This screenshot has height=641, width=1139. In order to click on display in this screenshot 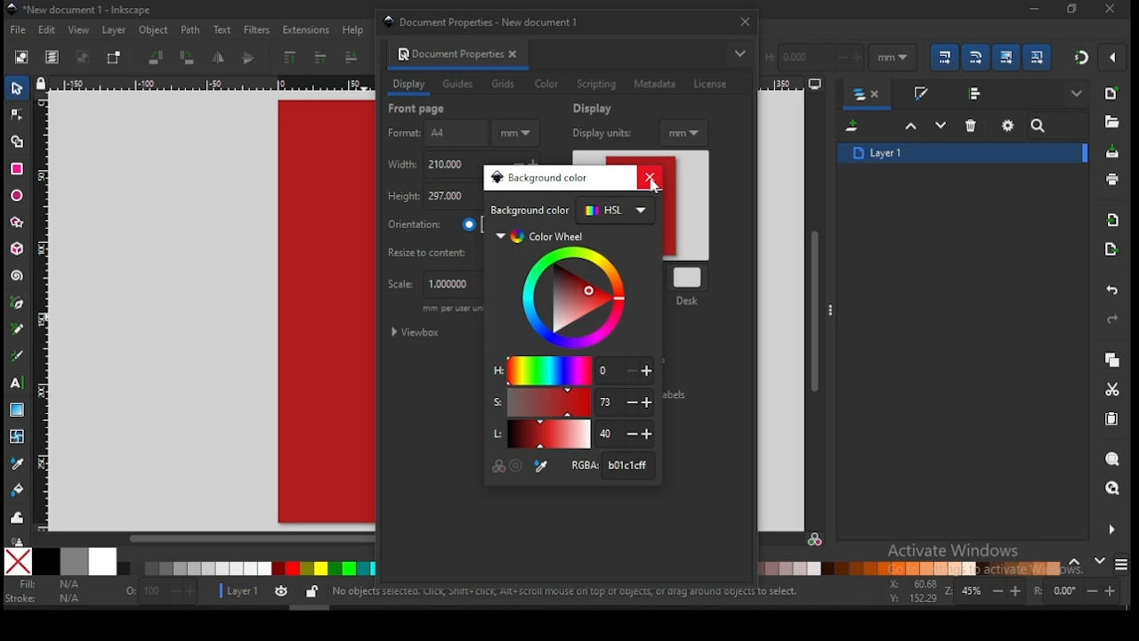, I will do `click(408, 85)`.